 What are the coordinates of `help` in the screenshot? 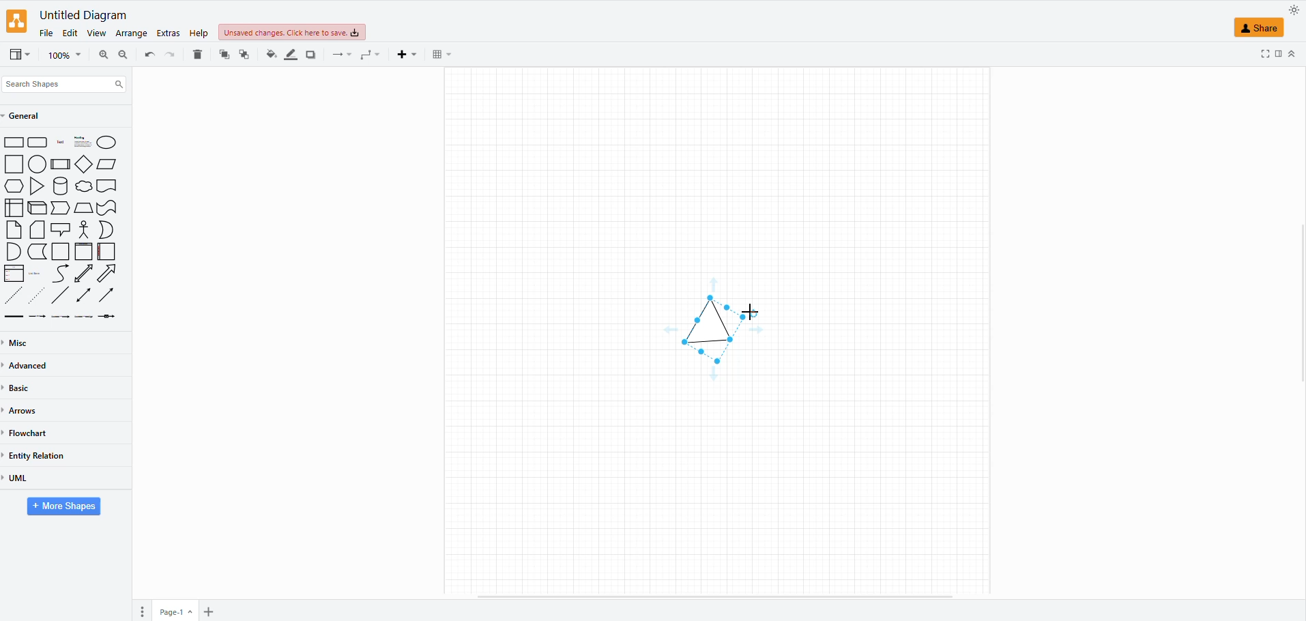 It's located at (199, 34).